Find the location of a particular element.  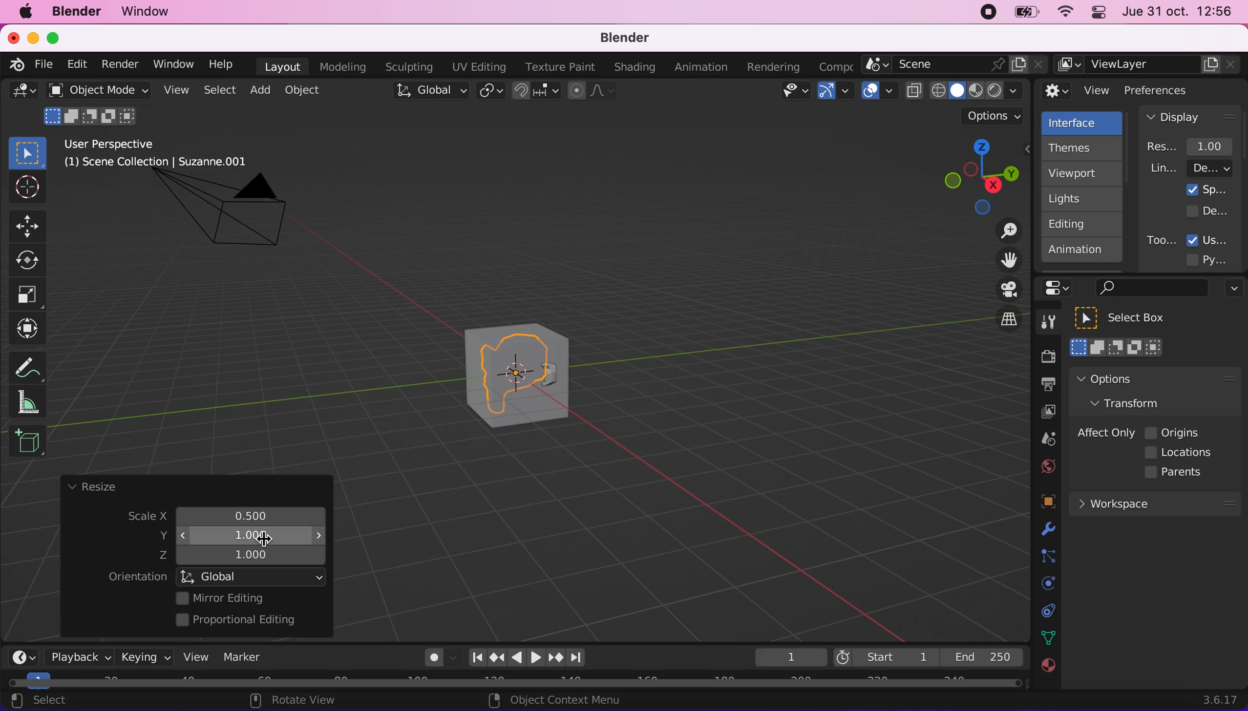

wifi is located at coordinates (1062, 14).